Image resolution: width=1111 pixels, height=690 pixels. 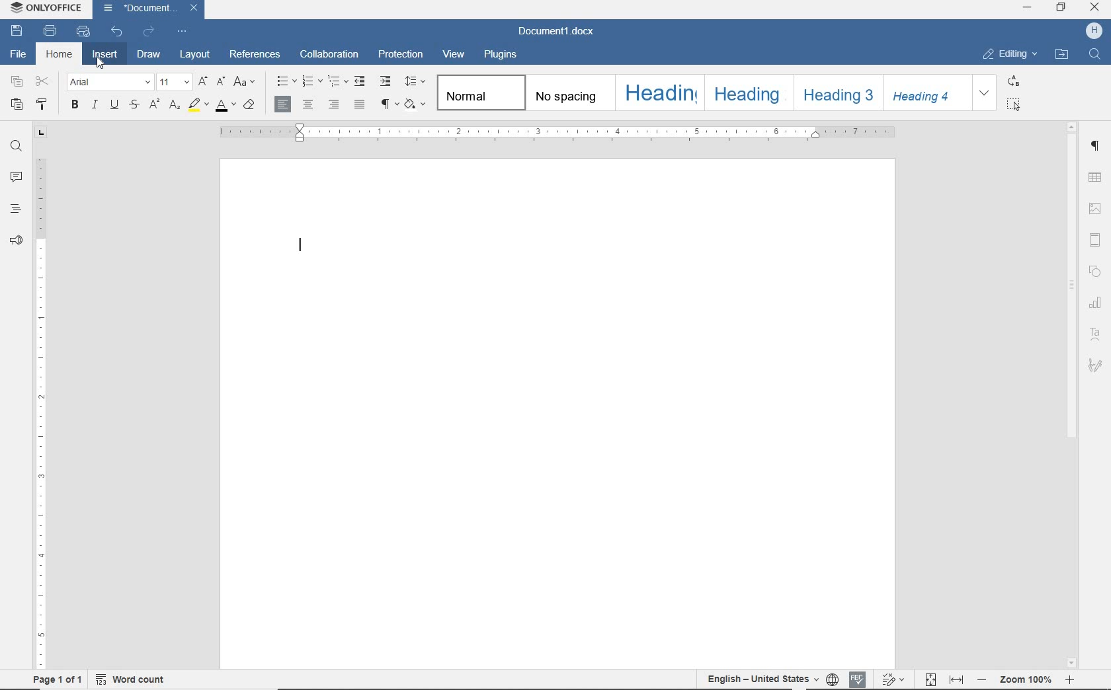 What do you see at coordinates (1071, 395) in the screenshot?
I see `scrollbar` at bounding box center [1071, 395].